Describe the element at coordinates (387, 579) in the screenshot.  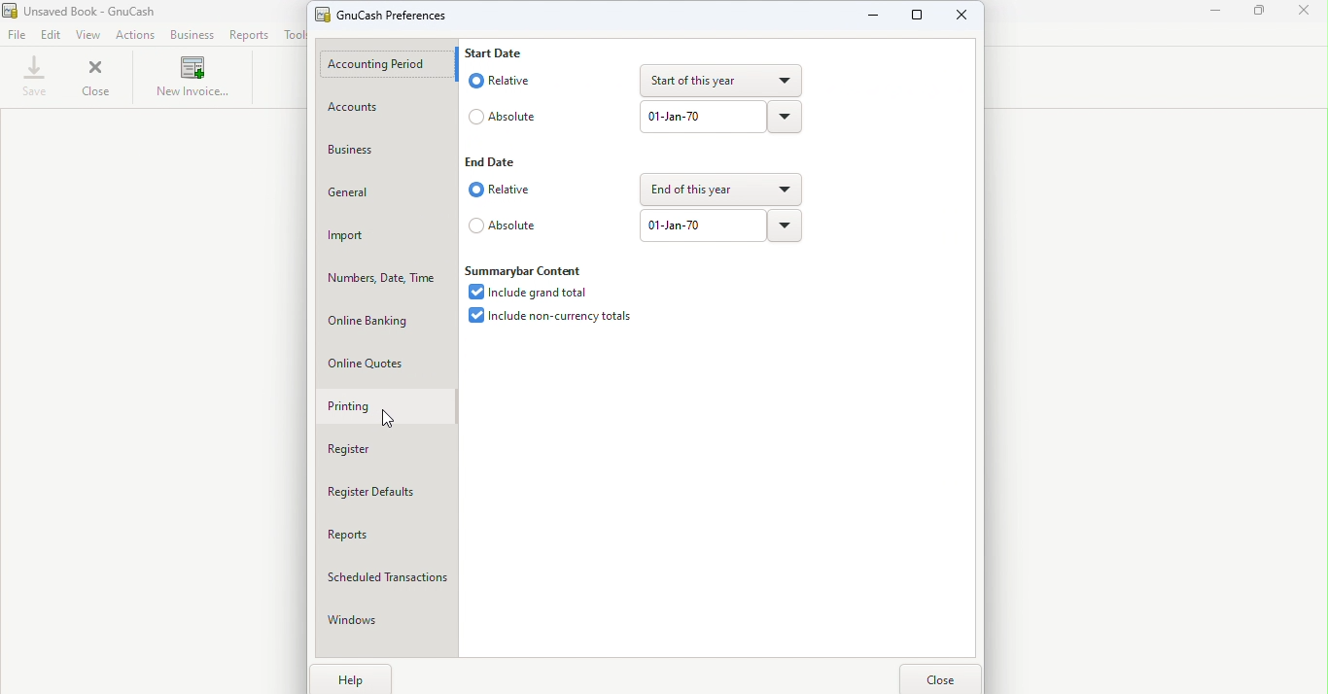
I see `Scheduled Transactions` at that location.